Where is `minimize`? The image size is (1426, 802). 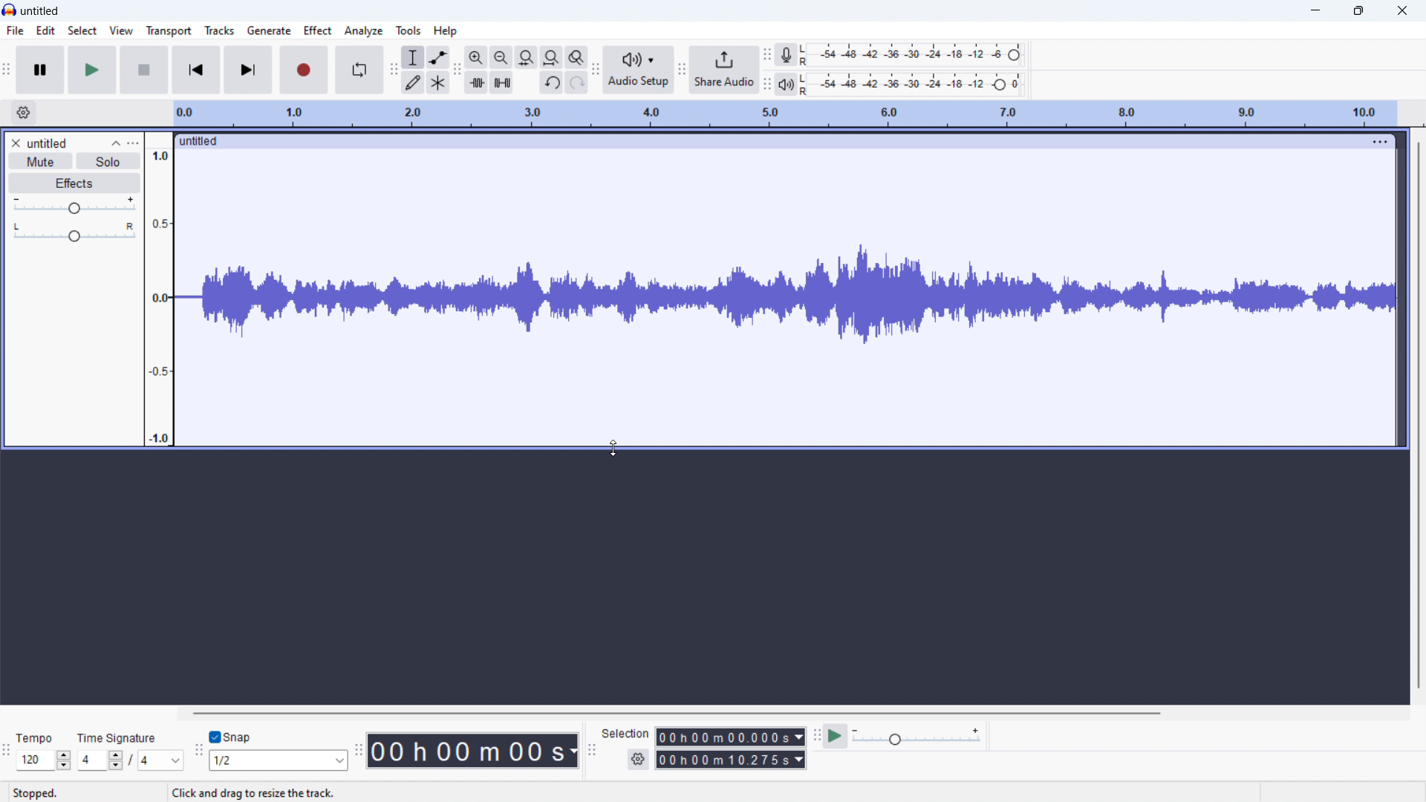
minimize is located at coordinates (1312, 11).